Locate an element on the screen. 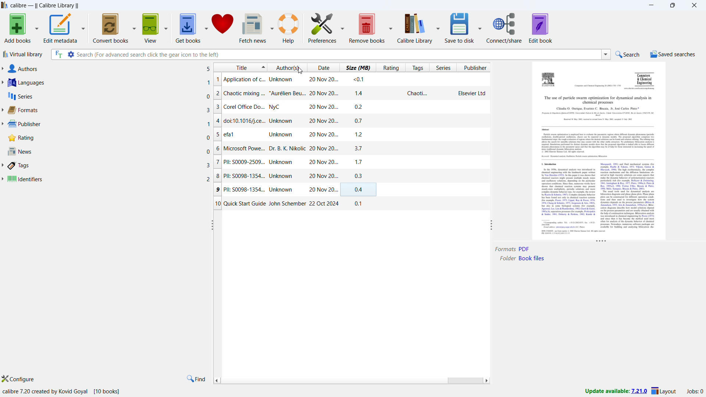 Image resolution: width=706 pixels, height=397 pixels. 14 is located at coordinates (359, 94).